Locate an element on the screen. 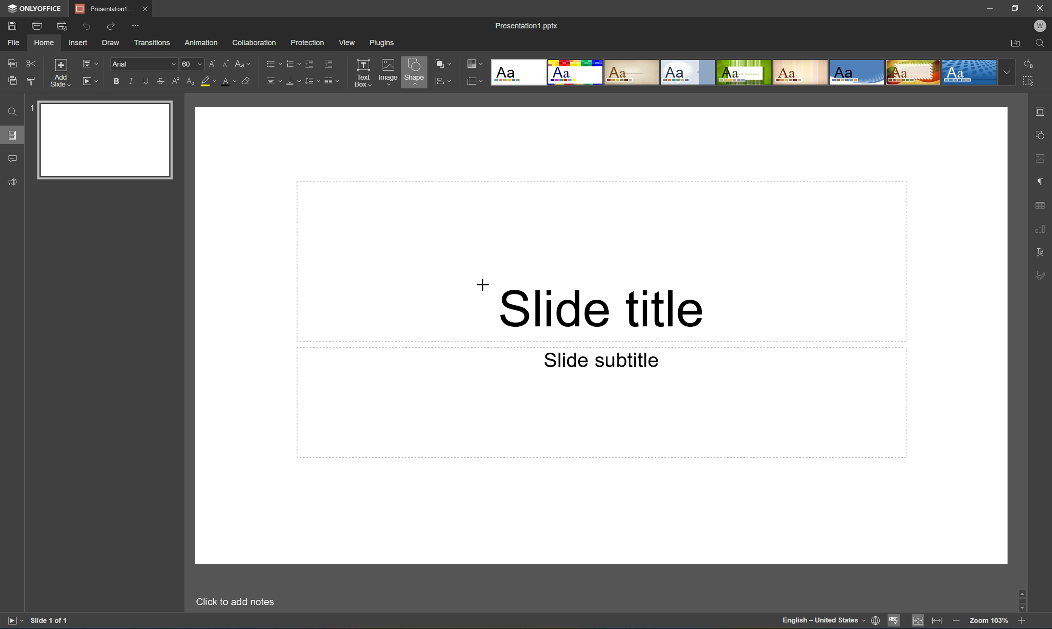 The image size is (1052, 629). Protection is located at coordinates (306, 42).